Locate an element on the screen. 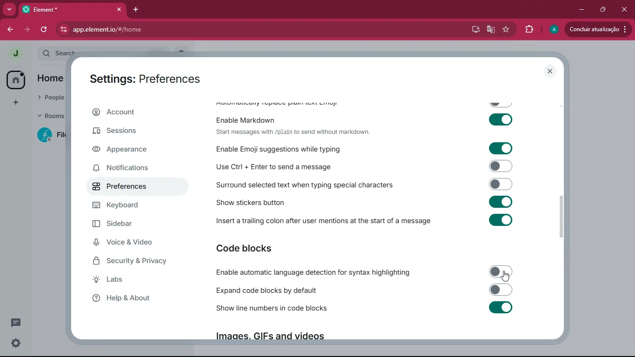  sidebar is located at coordinates (137, 224).